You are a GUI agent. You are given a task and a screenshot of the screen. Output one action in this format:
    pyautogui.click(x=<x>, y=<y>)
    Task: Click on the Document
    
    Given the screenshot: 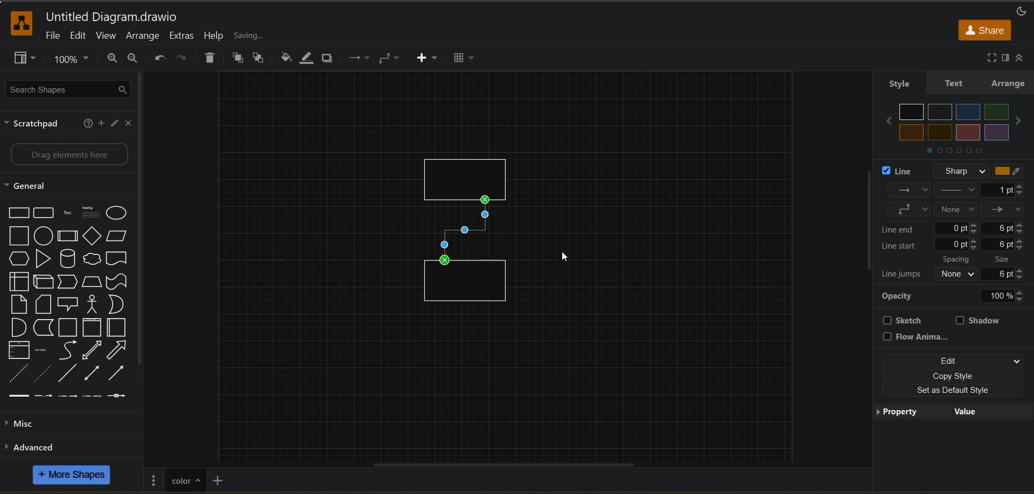 What is the action you would take?
    pyautogui.click(x=118, y=258)
    